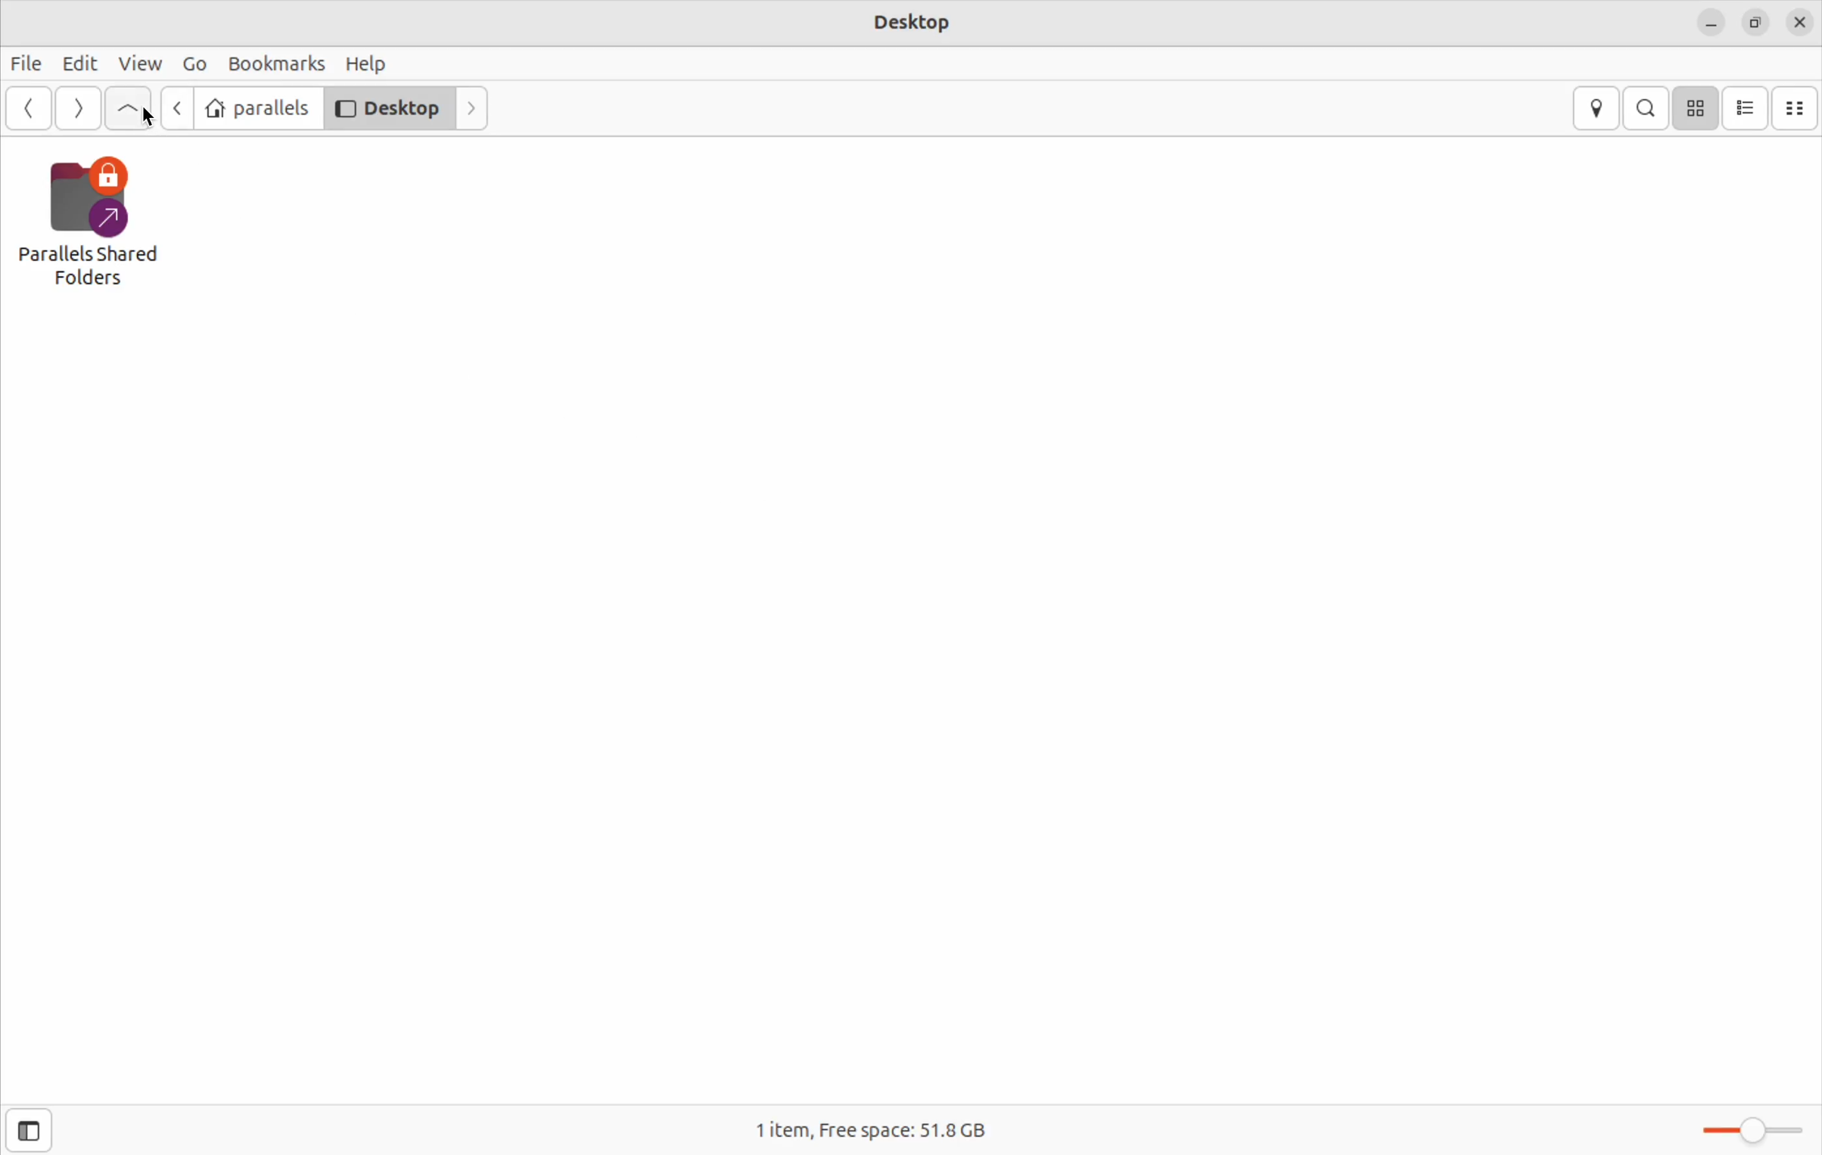 This screenshot has height=1155, width=1822. I want to click on search, so click(1647, 108).